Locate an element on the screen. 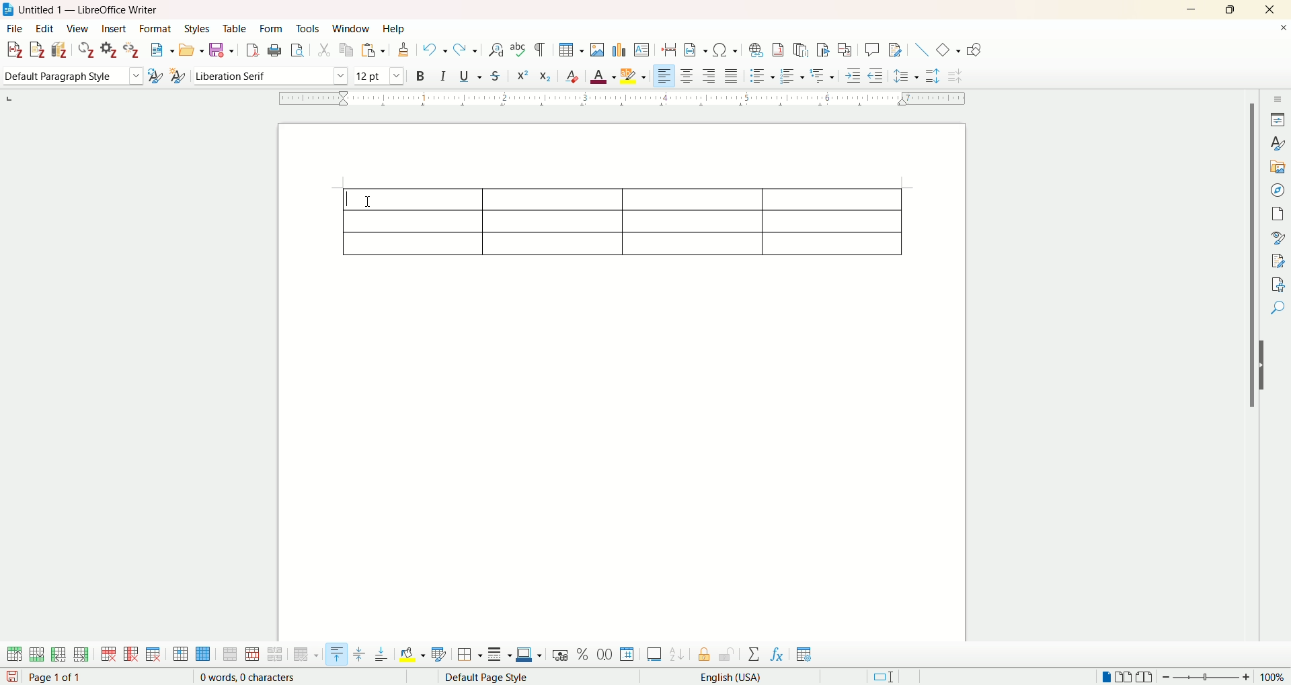 The height and width of the screenshot is (685, 1291). delete table is located at coordinates (155, 653).